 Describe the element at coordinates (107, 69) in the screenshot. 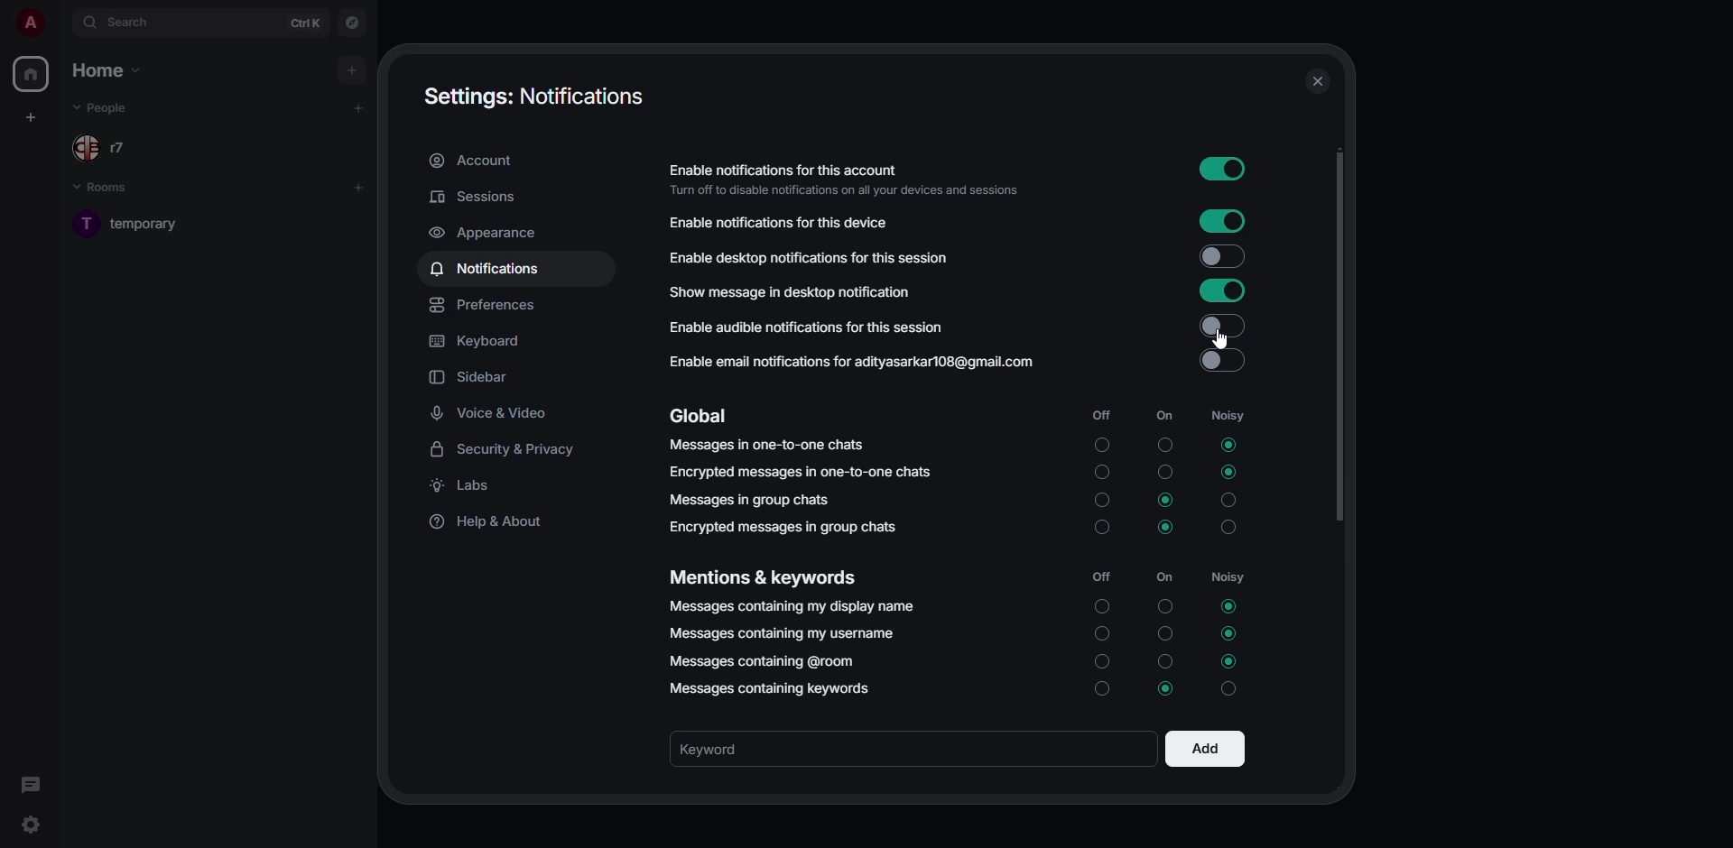

I see `home` at that location.